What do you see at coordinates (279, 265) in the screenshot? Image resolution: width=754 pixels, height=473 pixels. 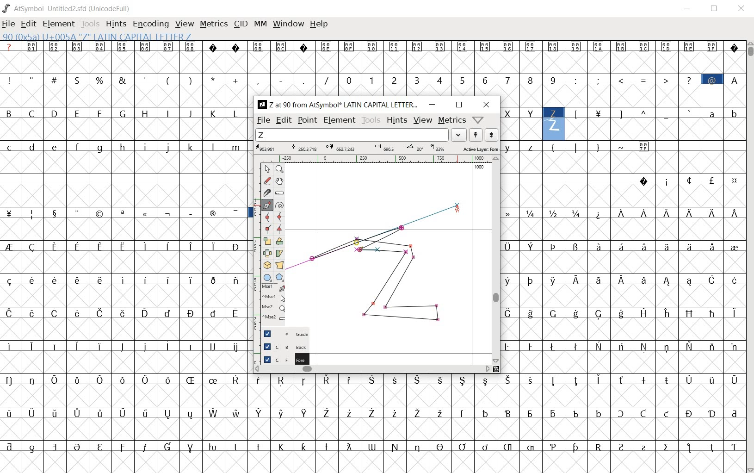 I see `perform a perspective transformation on the selection` at bounding box center [279, 265].